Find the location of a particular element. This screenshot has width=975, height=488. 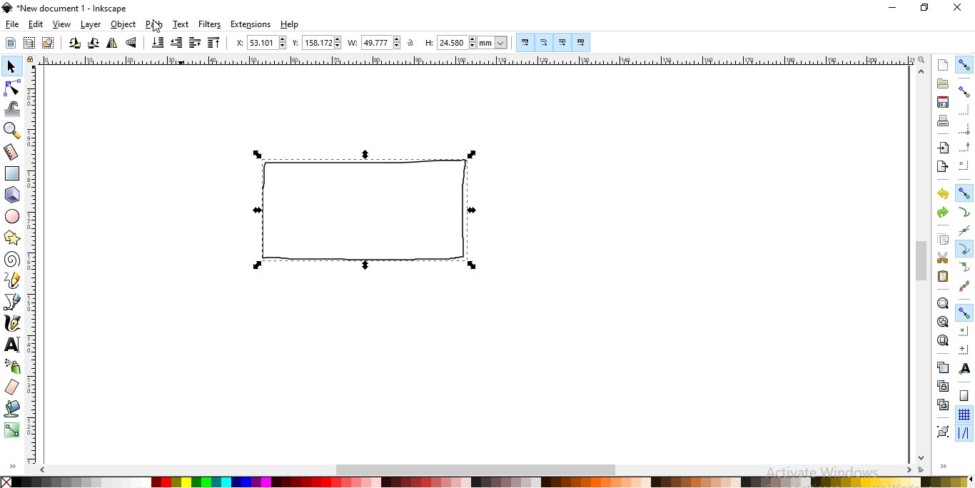

snap nodes, paths and handles is located at coordinates (964, 193).